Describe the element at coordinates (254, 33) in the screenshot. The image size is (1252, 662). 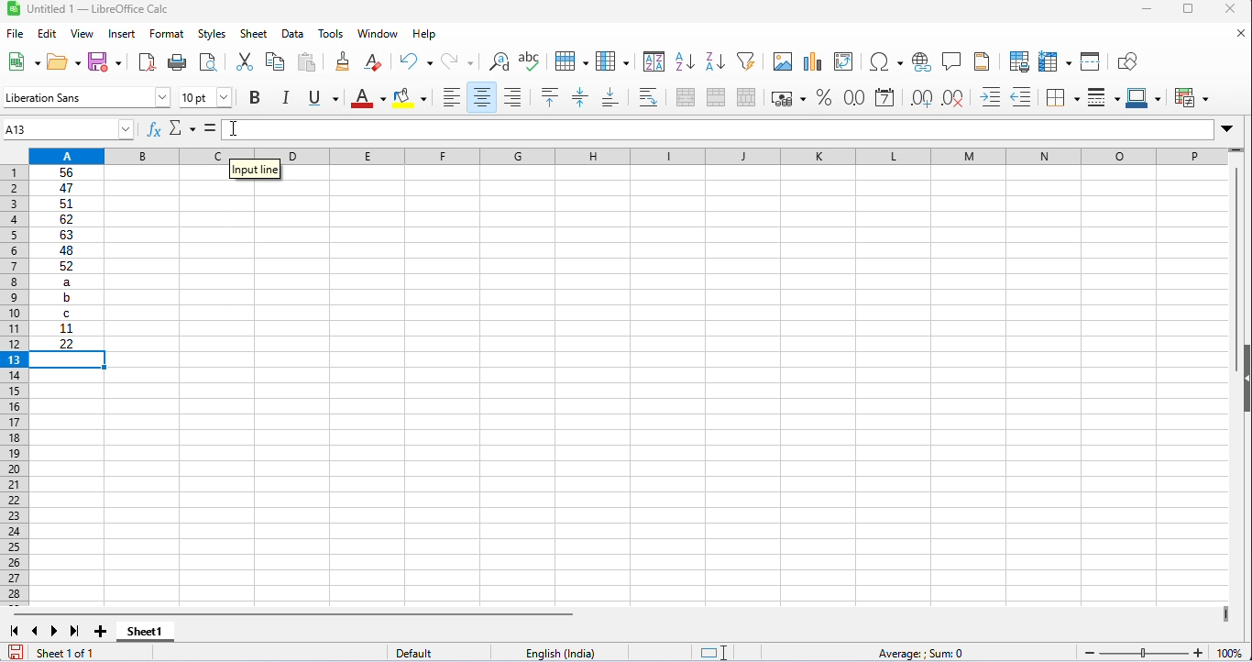
I see `sheet` at that location.